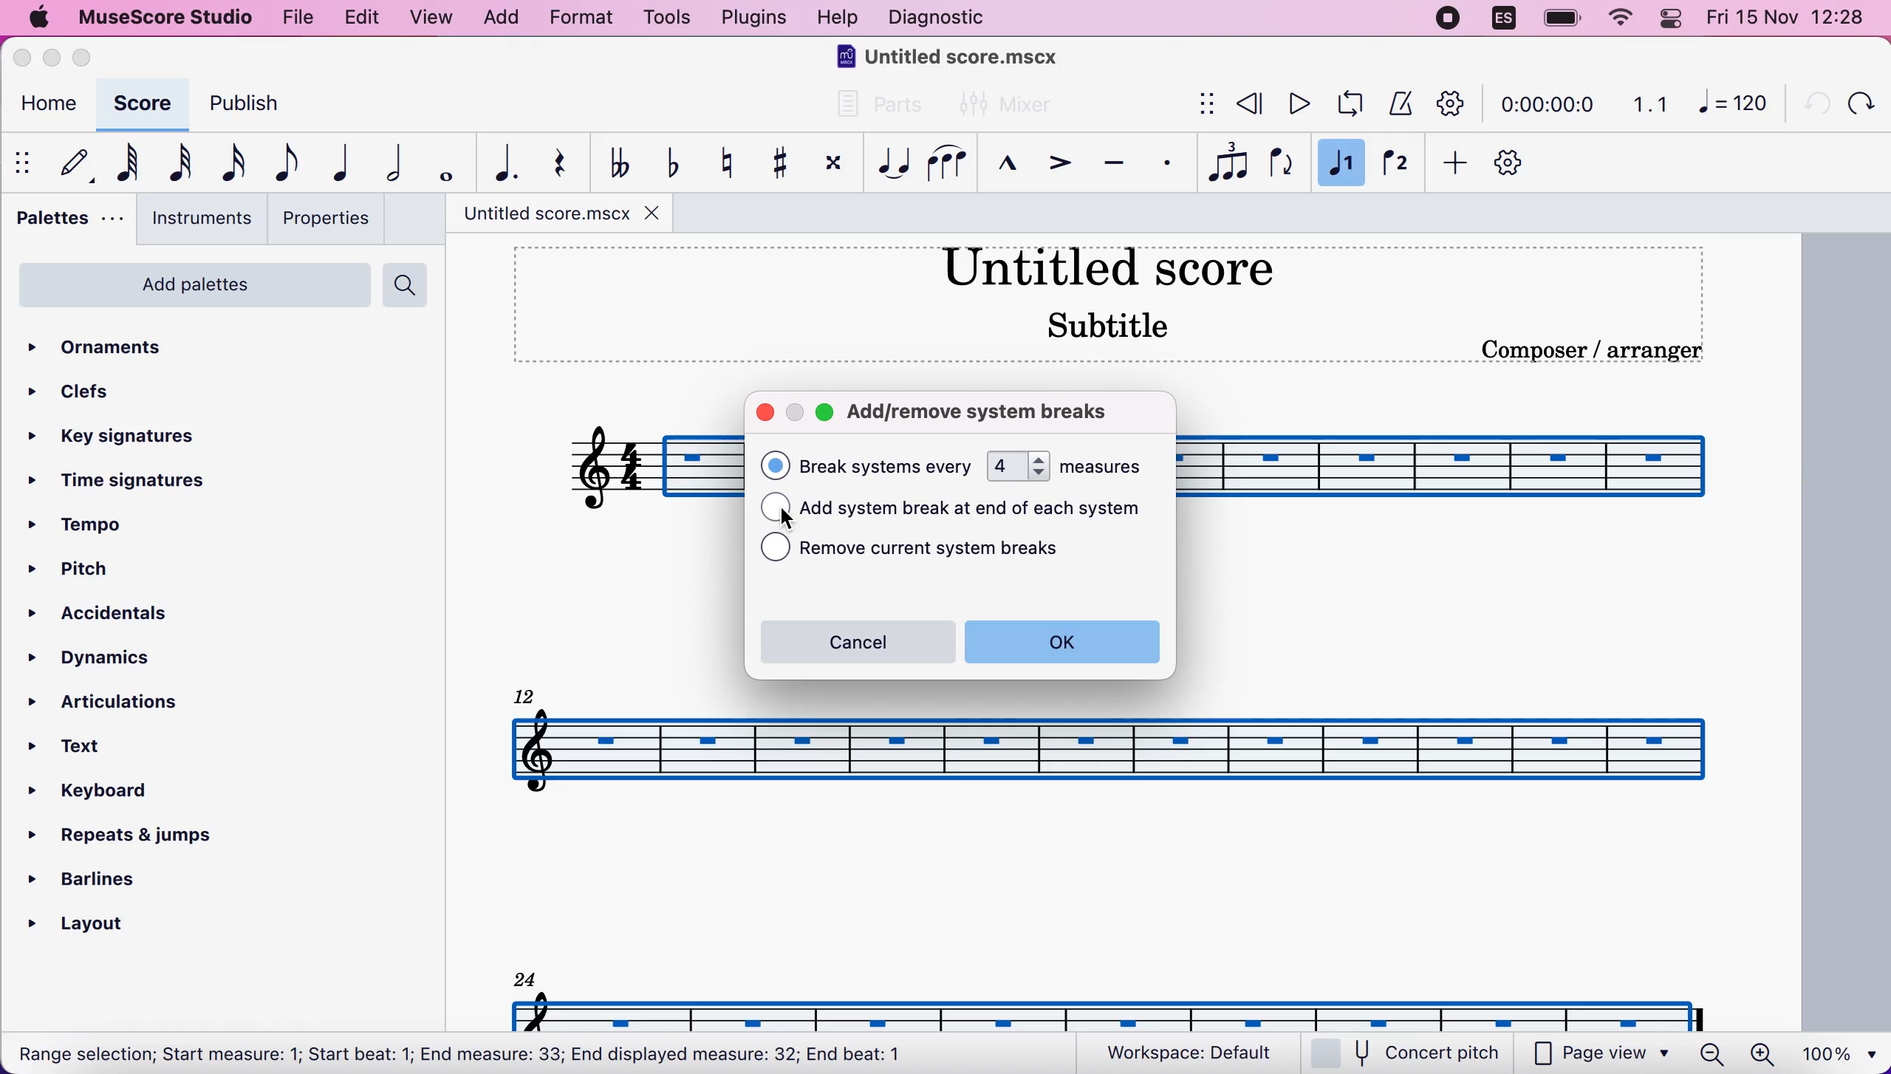  What do you see at coordinates (942, 19) in the screenshot?
I see `diagnostic` at bounding box center [942, 19].